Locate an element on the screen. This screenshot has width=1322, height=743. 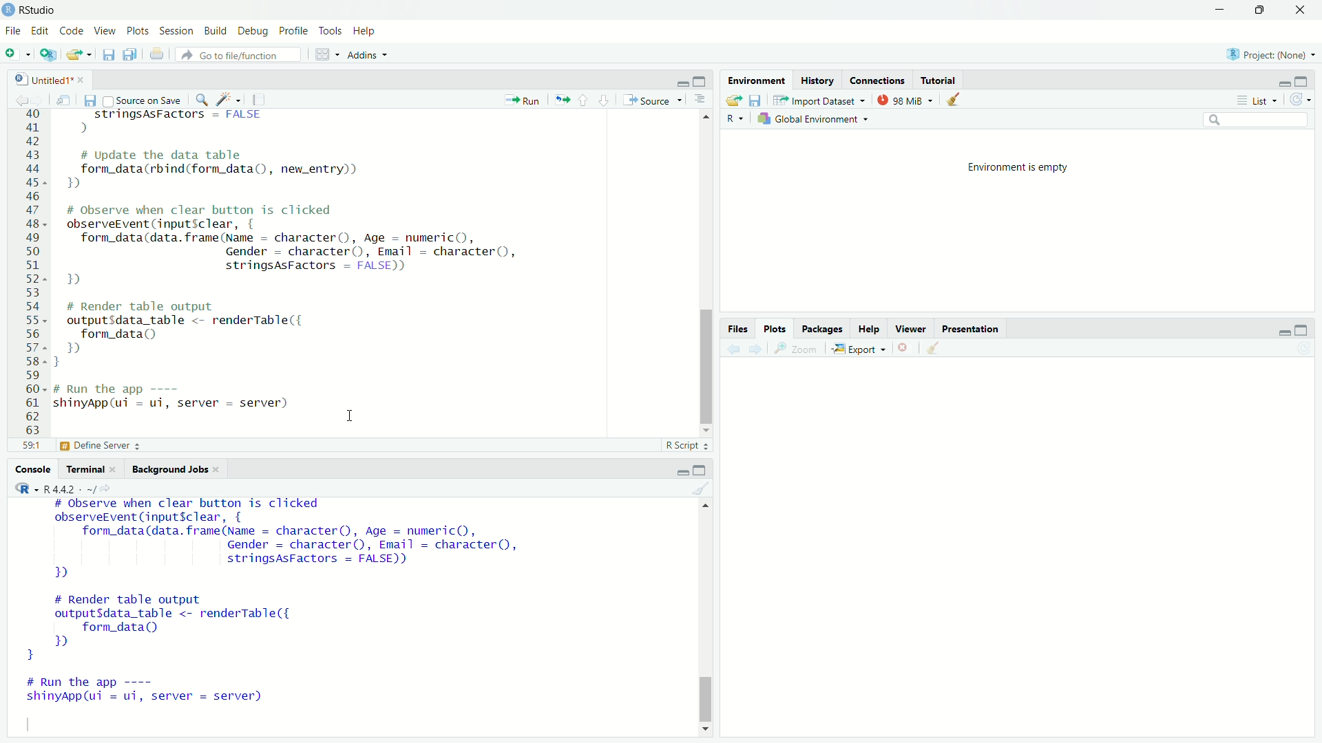
scrollbar is located at coordinates (706, 277).